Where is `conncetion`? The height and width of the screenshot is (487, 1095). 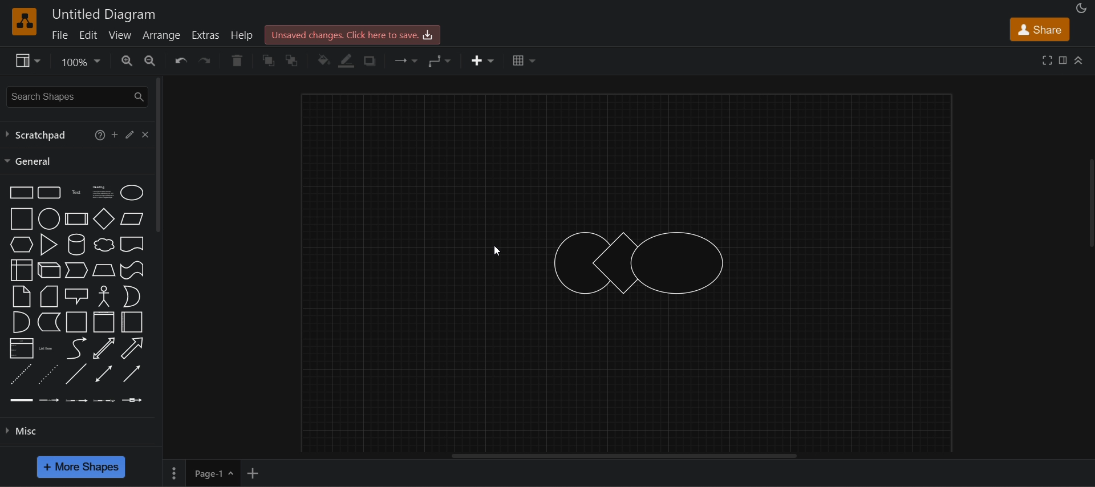
conncetion is located at coordinates (404, 59).